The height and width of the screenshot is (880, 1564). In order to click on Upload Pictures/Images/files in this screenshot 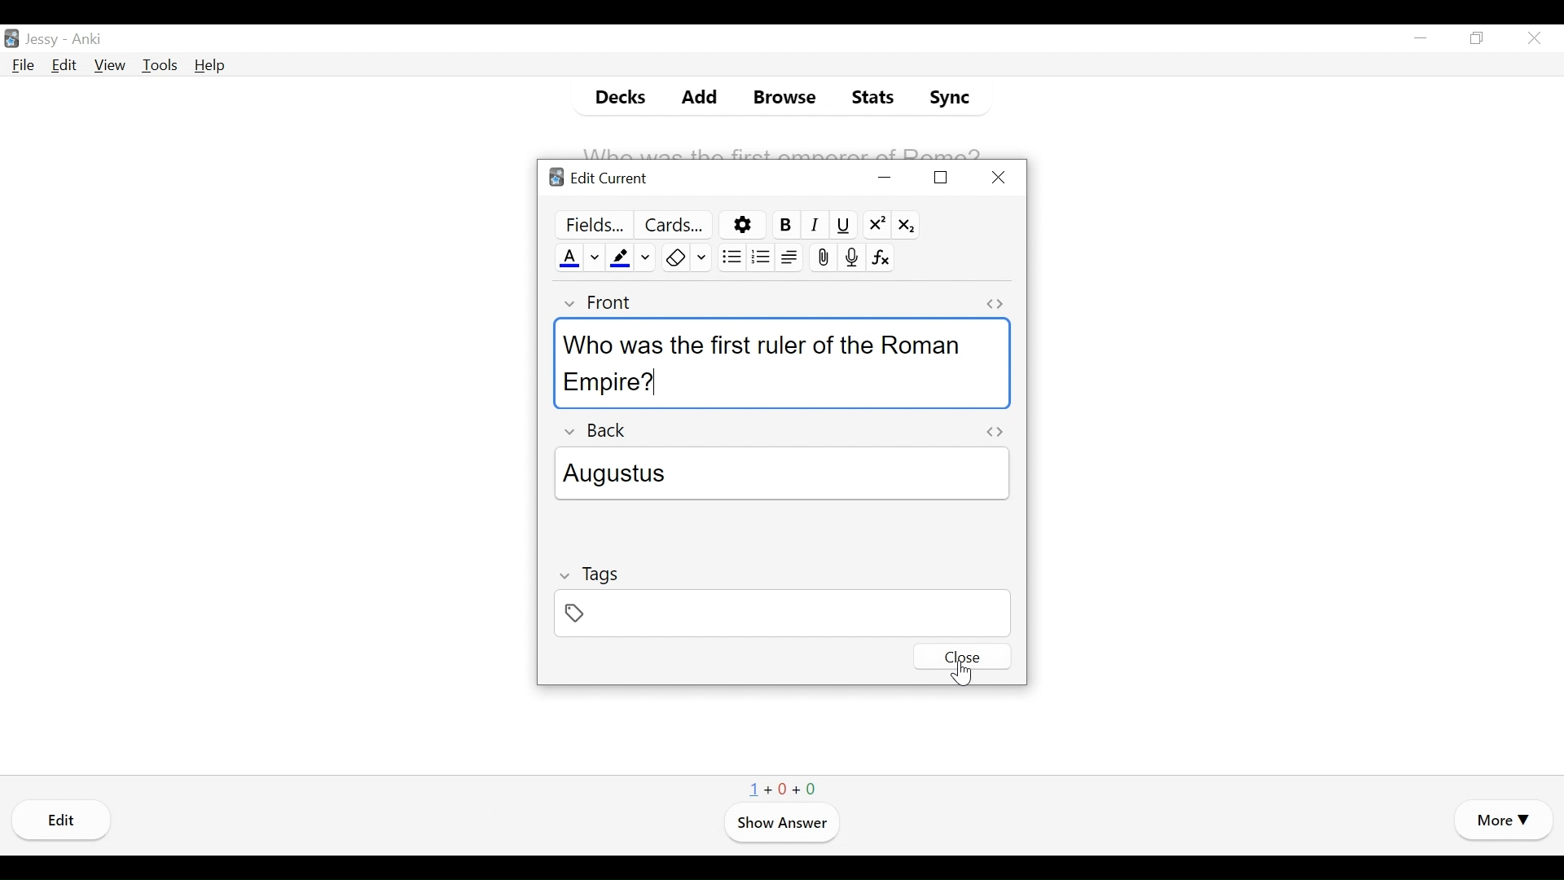, I will do `click(822, 257)`.